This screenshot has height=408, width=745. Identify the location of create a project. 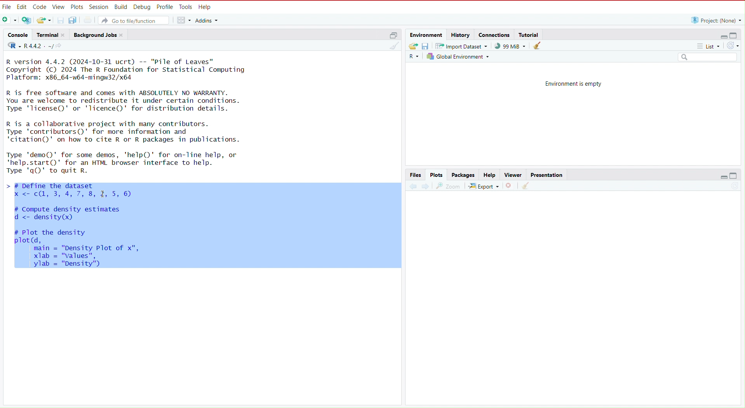
(26, 19).